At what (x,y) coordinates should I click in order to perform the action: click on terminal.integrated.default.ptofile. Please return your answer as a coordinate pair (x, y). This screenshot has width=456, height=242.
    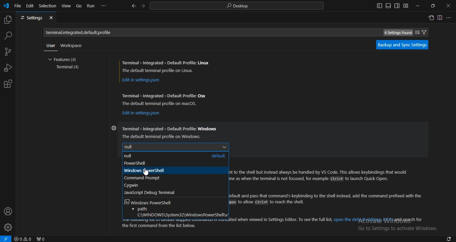
    Looking at the image, I should click on (79, 32).